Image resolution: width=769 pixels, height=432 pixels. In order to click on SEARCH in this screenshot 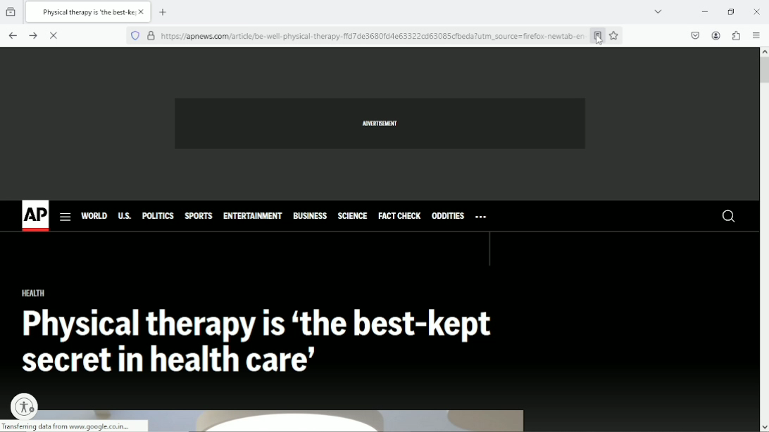, I will do `click(723, 217)`.